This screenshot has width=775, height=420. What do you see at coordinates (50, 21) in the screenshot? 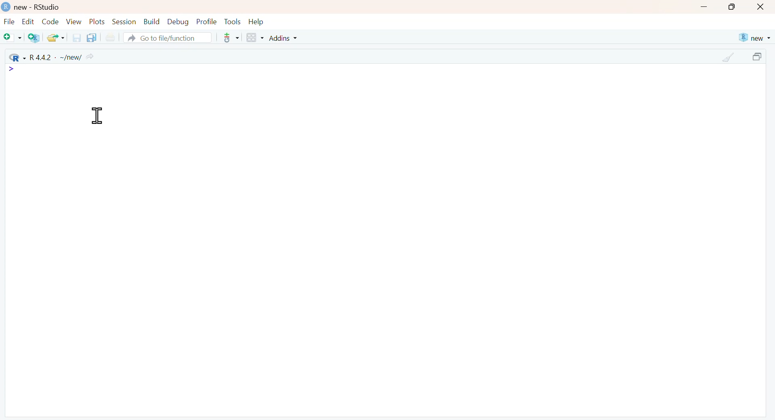
I see `Code` at bounding box center [50, 21].